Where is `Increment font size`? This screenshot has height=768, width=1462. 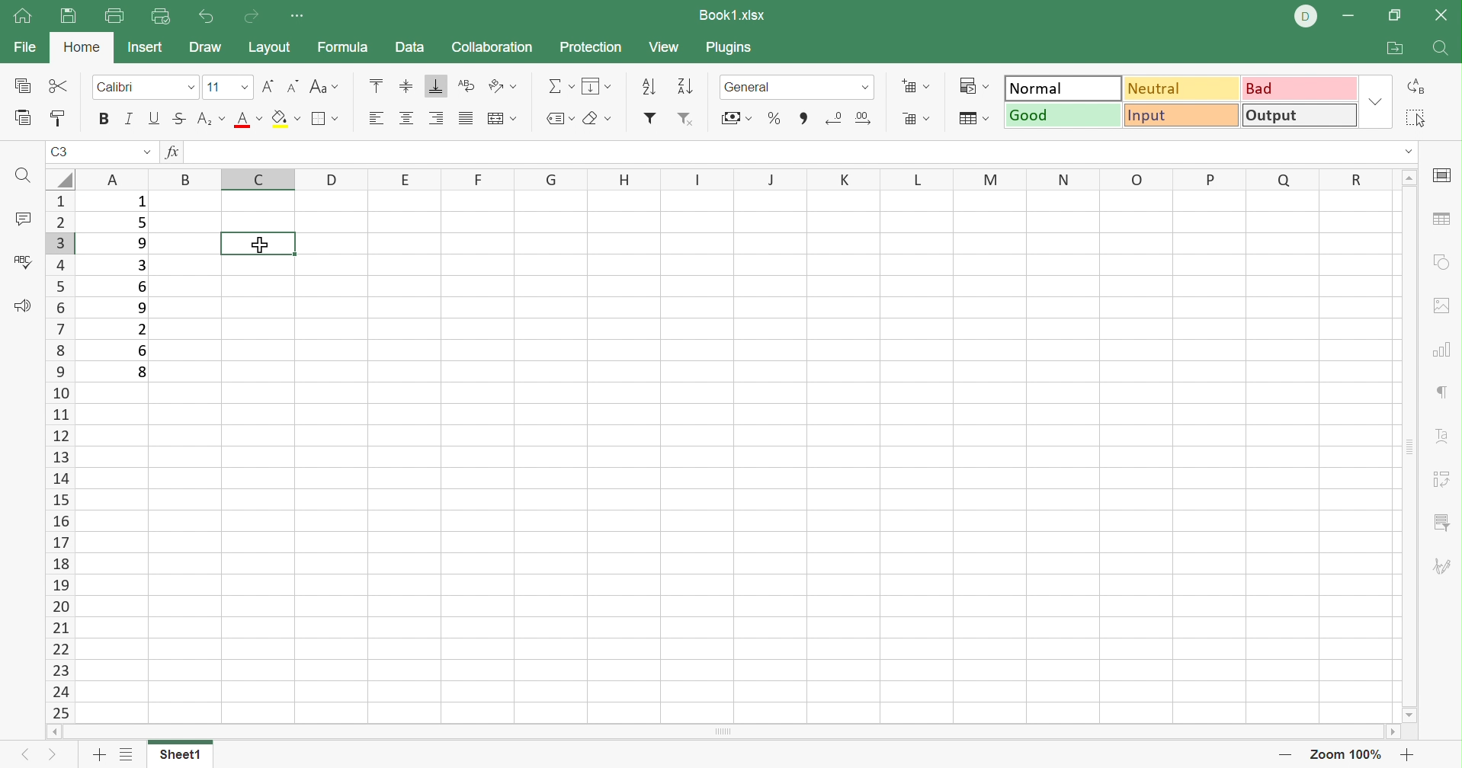 Increment font size is located at coordinates (268, 87).